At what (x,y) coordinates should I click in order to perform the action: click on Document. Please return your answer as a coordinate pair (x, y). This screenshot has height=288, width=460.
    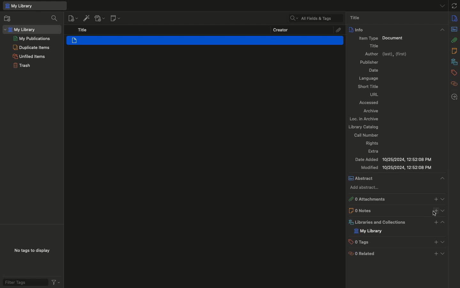
    Looking at the image, I should click on (393, 38).